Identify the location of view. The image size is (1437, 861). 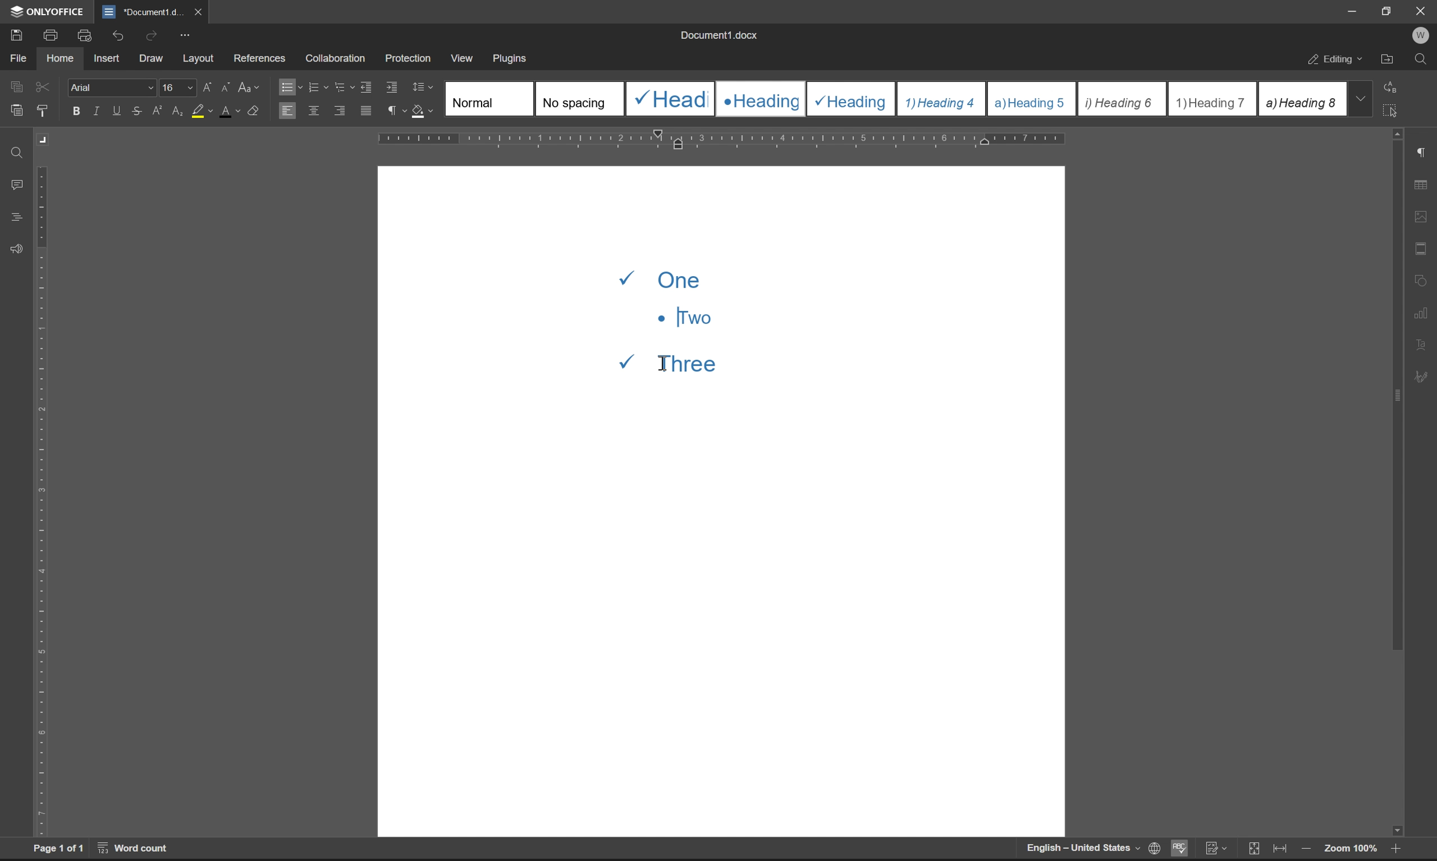
(460, 55).